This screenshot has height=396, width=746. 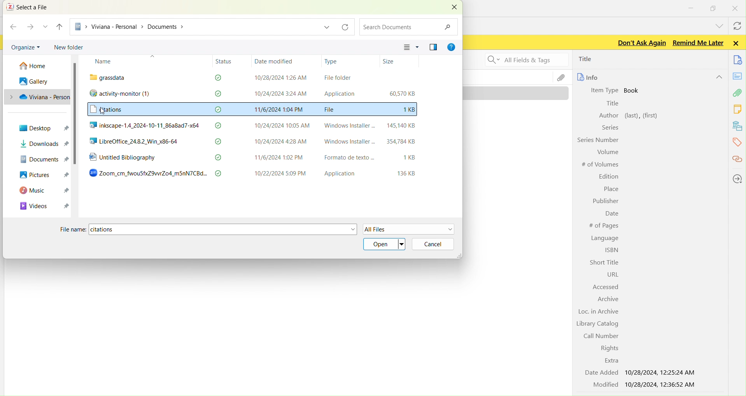 I want to click on Loc. in Archive, so click(x=599, y=311).